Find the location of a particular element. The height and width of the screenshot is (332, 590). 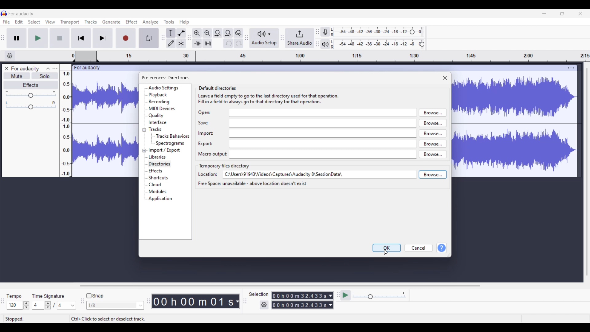

Minimize is located at coordinates (545, 14).